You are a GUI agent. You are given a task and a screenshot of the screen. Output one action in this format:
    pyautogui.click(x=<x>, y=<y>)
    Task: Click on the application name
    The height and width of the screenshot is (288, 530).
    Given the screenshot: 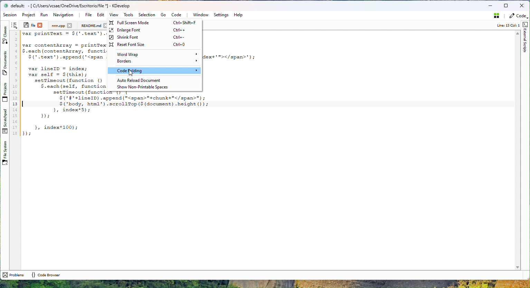 What is the action you would take?
    pyautogui.click(x=74, y=6)
    